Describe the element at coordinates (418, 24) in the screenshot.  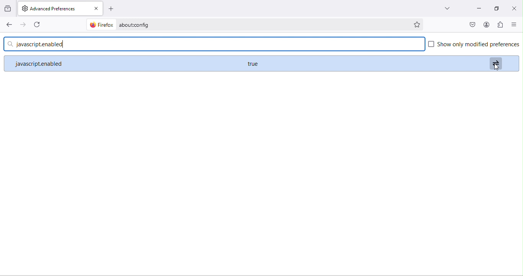
I see `bookmark` at that location.